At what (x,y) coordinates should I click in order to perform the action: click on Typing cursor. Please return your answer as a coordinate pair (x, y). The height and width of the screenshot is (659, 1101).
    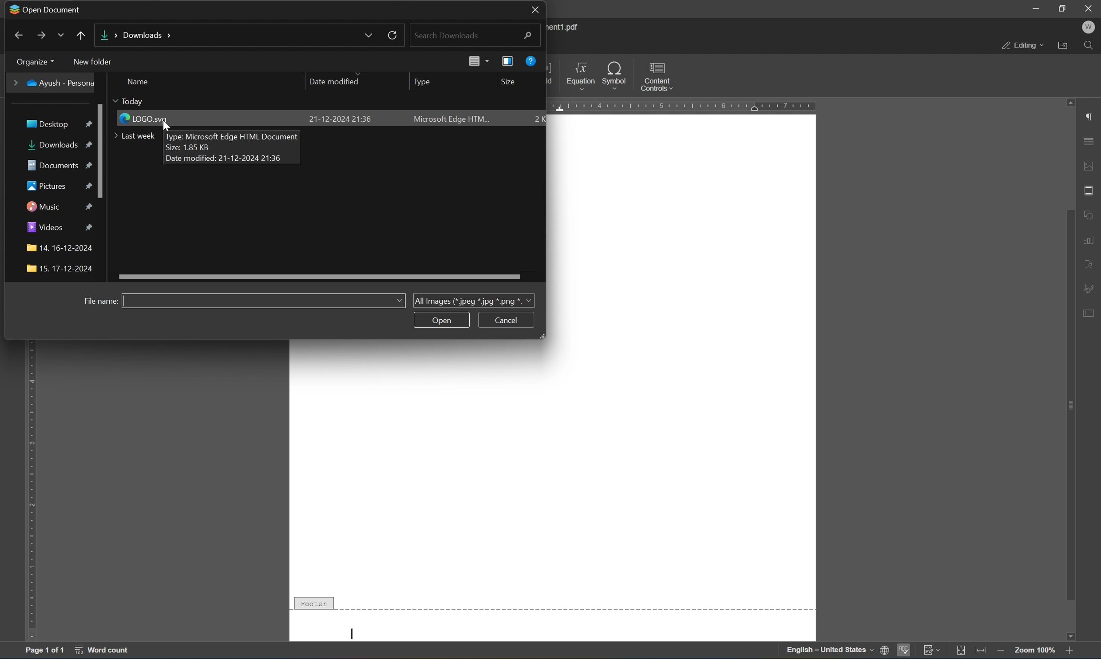
    Looking at the image, I should click on (352, 633).